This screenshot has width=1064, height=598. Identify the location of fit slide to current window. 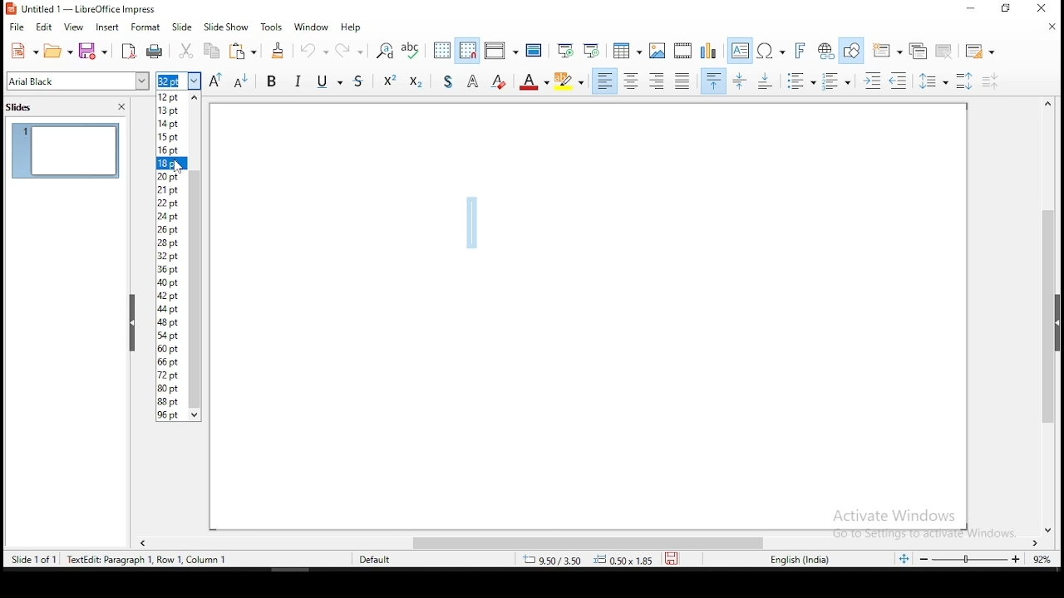
(906, 558).